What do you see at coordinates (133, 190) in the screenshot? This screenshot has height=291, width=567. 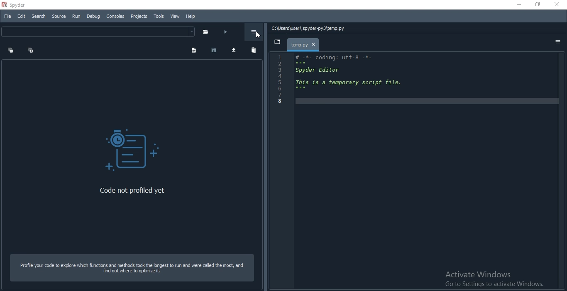 I see `Code not profiled yet` at bounding box center [133, 190].